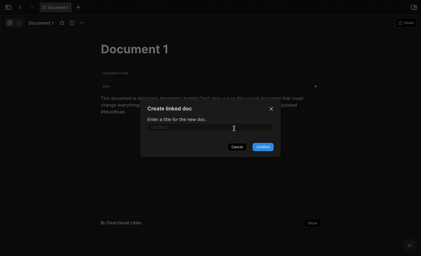  I want to click on New tab, so click(79, 8).